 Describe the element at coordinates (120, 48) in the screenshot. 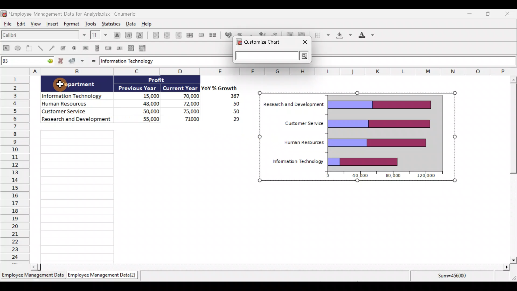

I see `Create a slider` at that location.